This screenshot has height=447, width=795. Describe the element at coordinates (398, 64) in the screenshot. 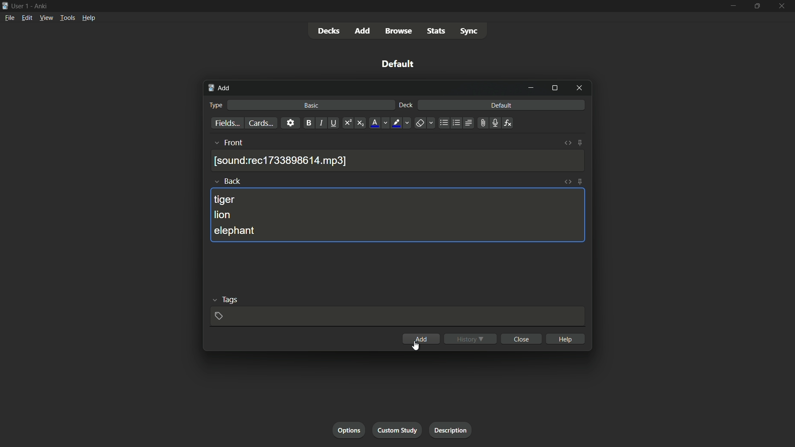

I see `default` at that location.